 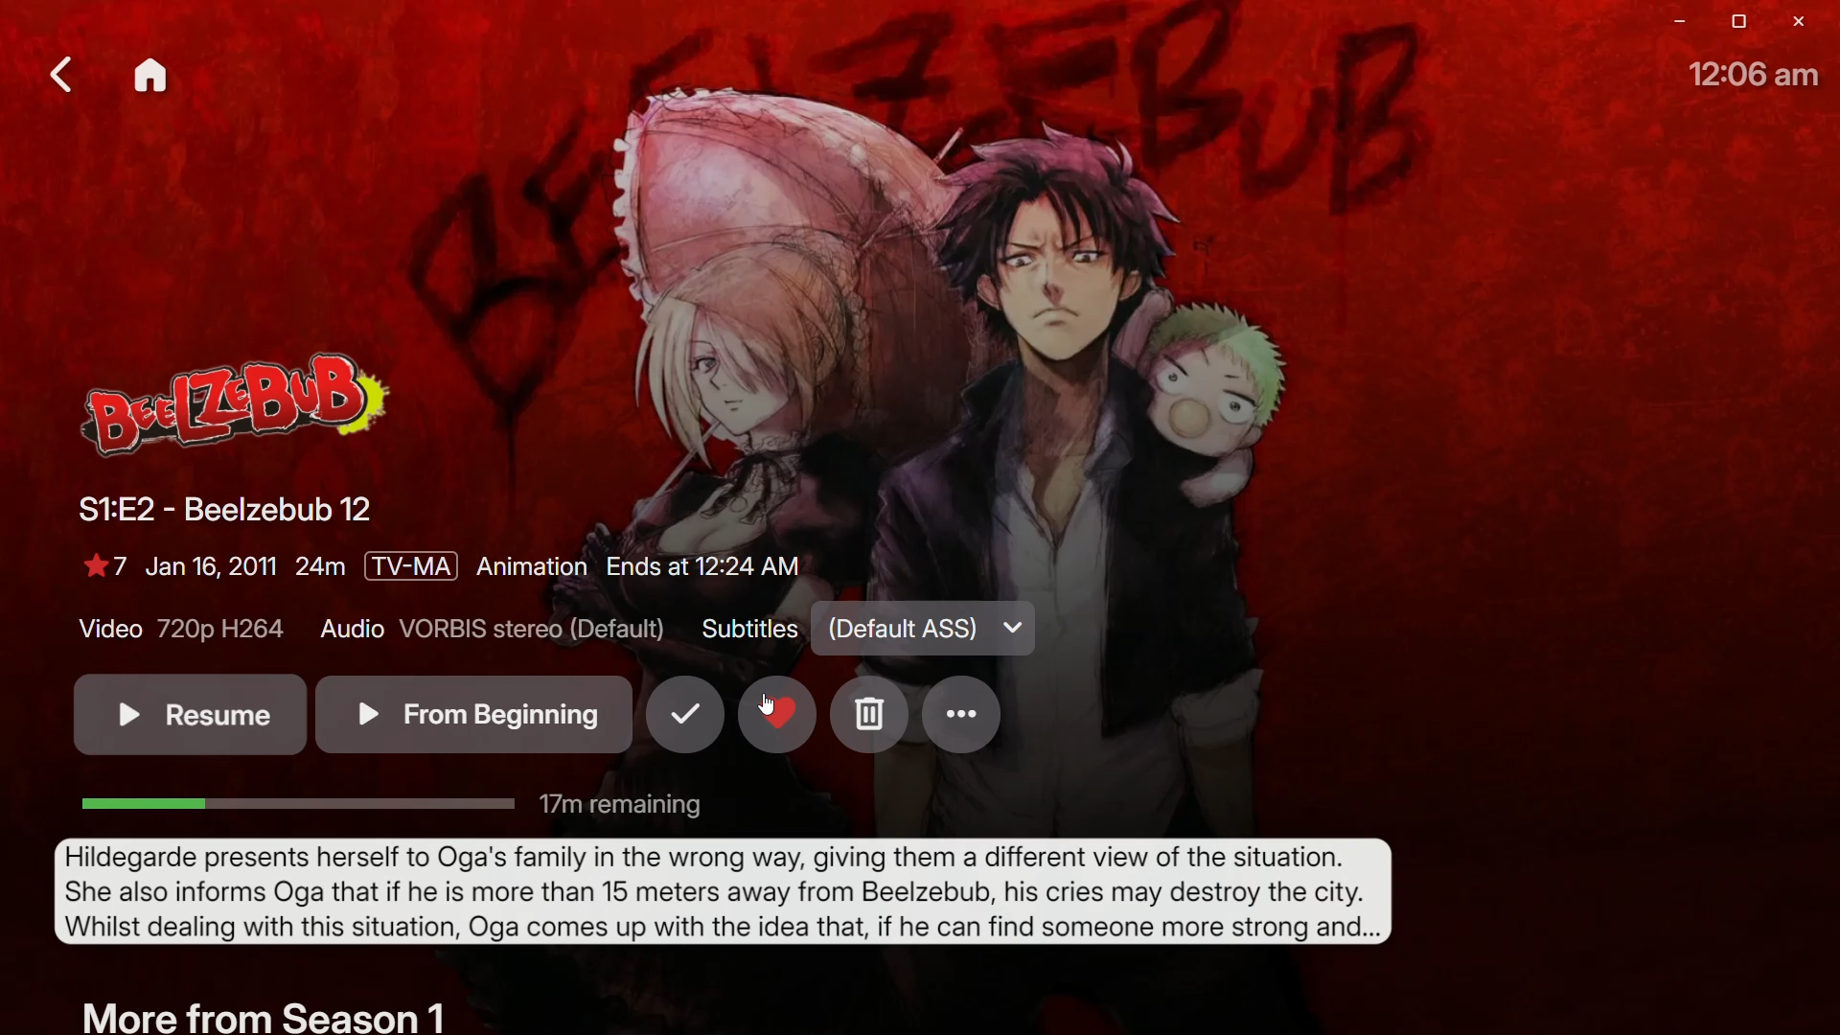 I want to click on Synopsis, so click(x=721, y=905).